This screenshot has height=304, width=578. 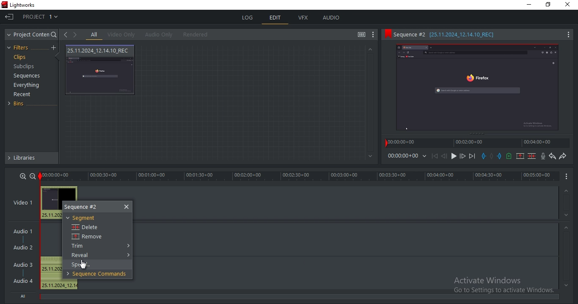 What do you see at coordinates (82, 218) in the screenshot?
I see `segment` at bounding box center [82, 218].